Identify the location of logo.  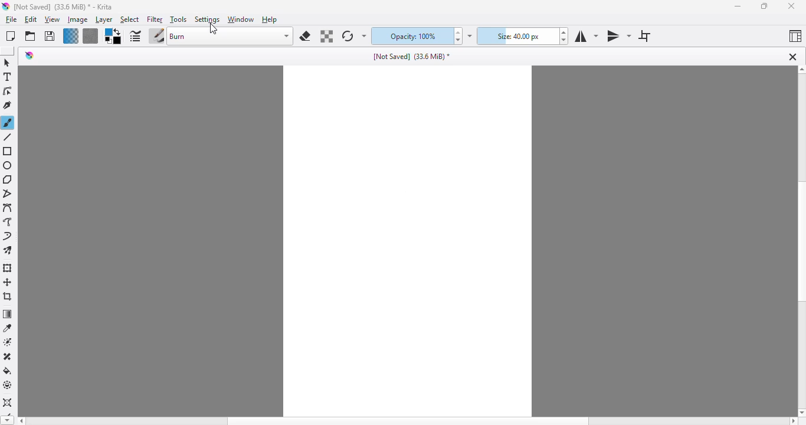
(5, 6).